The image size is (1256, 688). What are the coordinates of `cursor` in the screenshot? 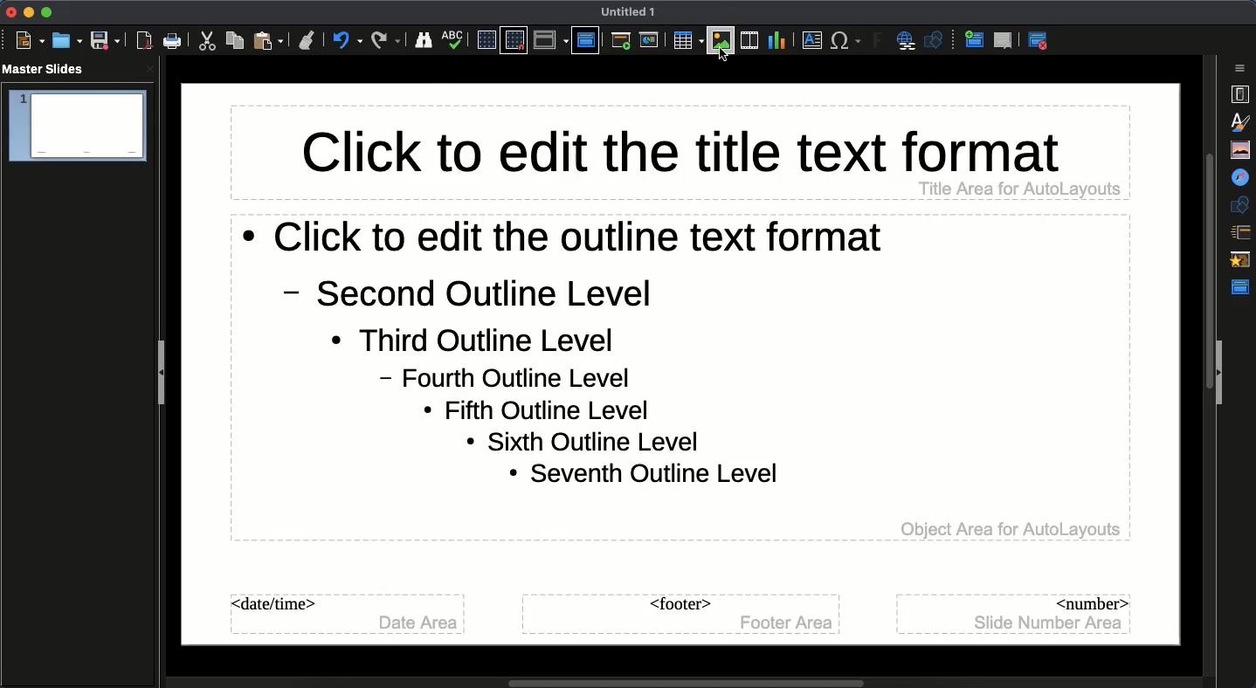 It's located at (722, 59).